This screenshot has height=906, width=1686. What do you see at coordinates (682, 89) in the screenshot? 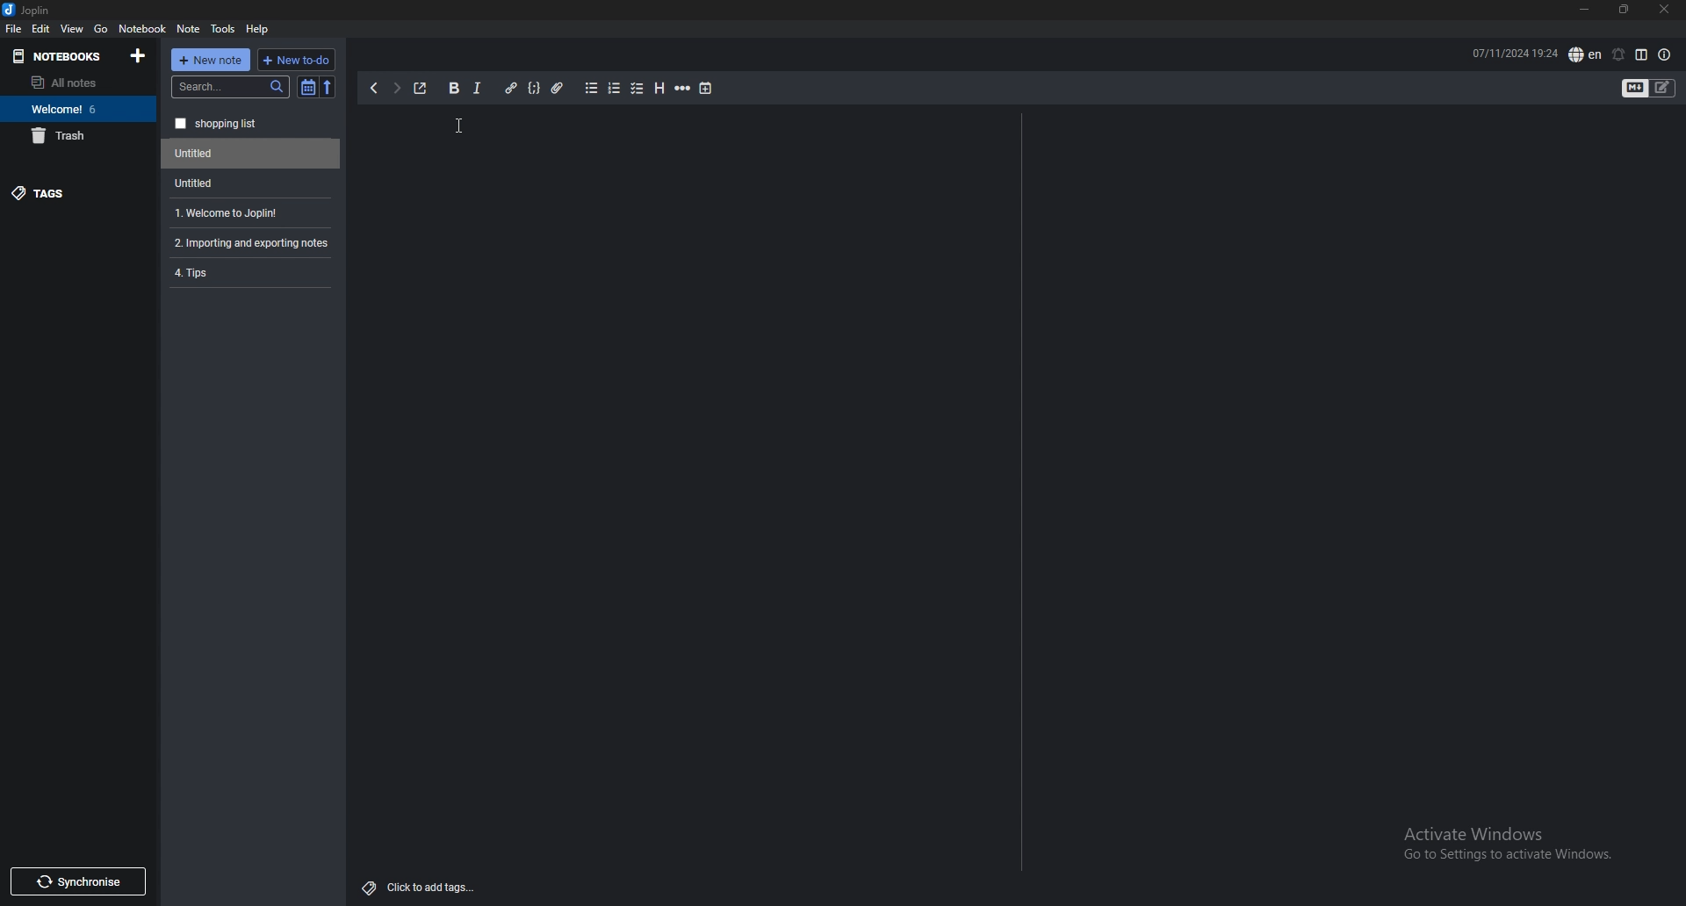
I see `horizontal rule` at bounding box center [682, 89].